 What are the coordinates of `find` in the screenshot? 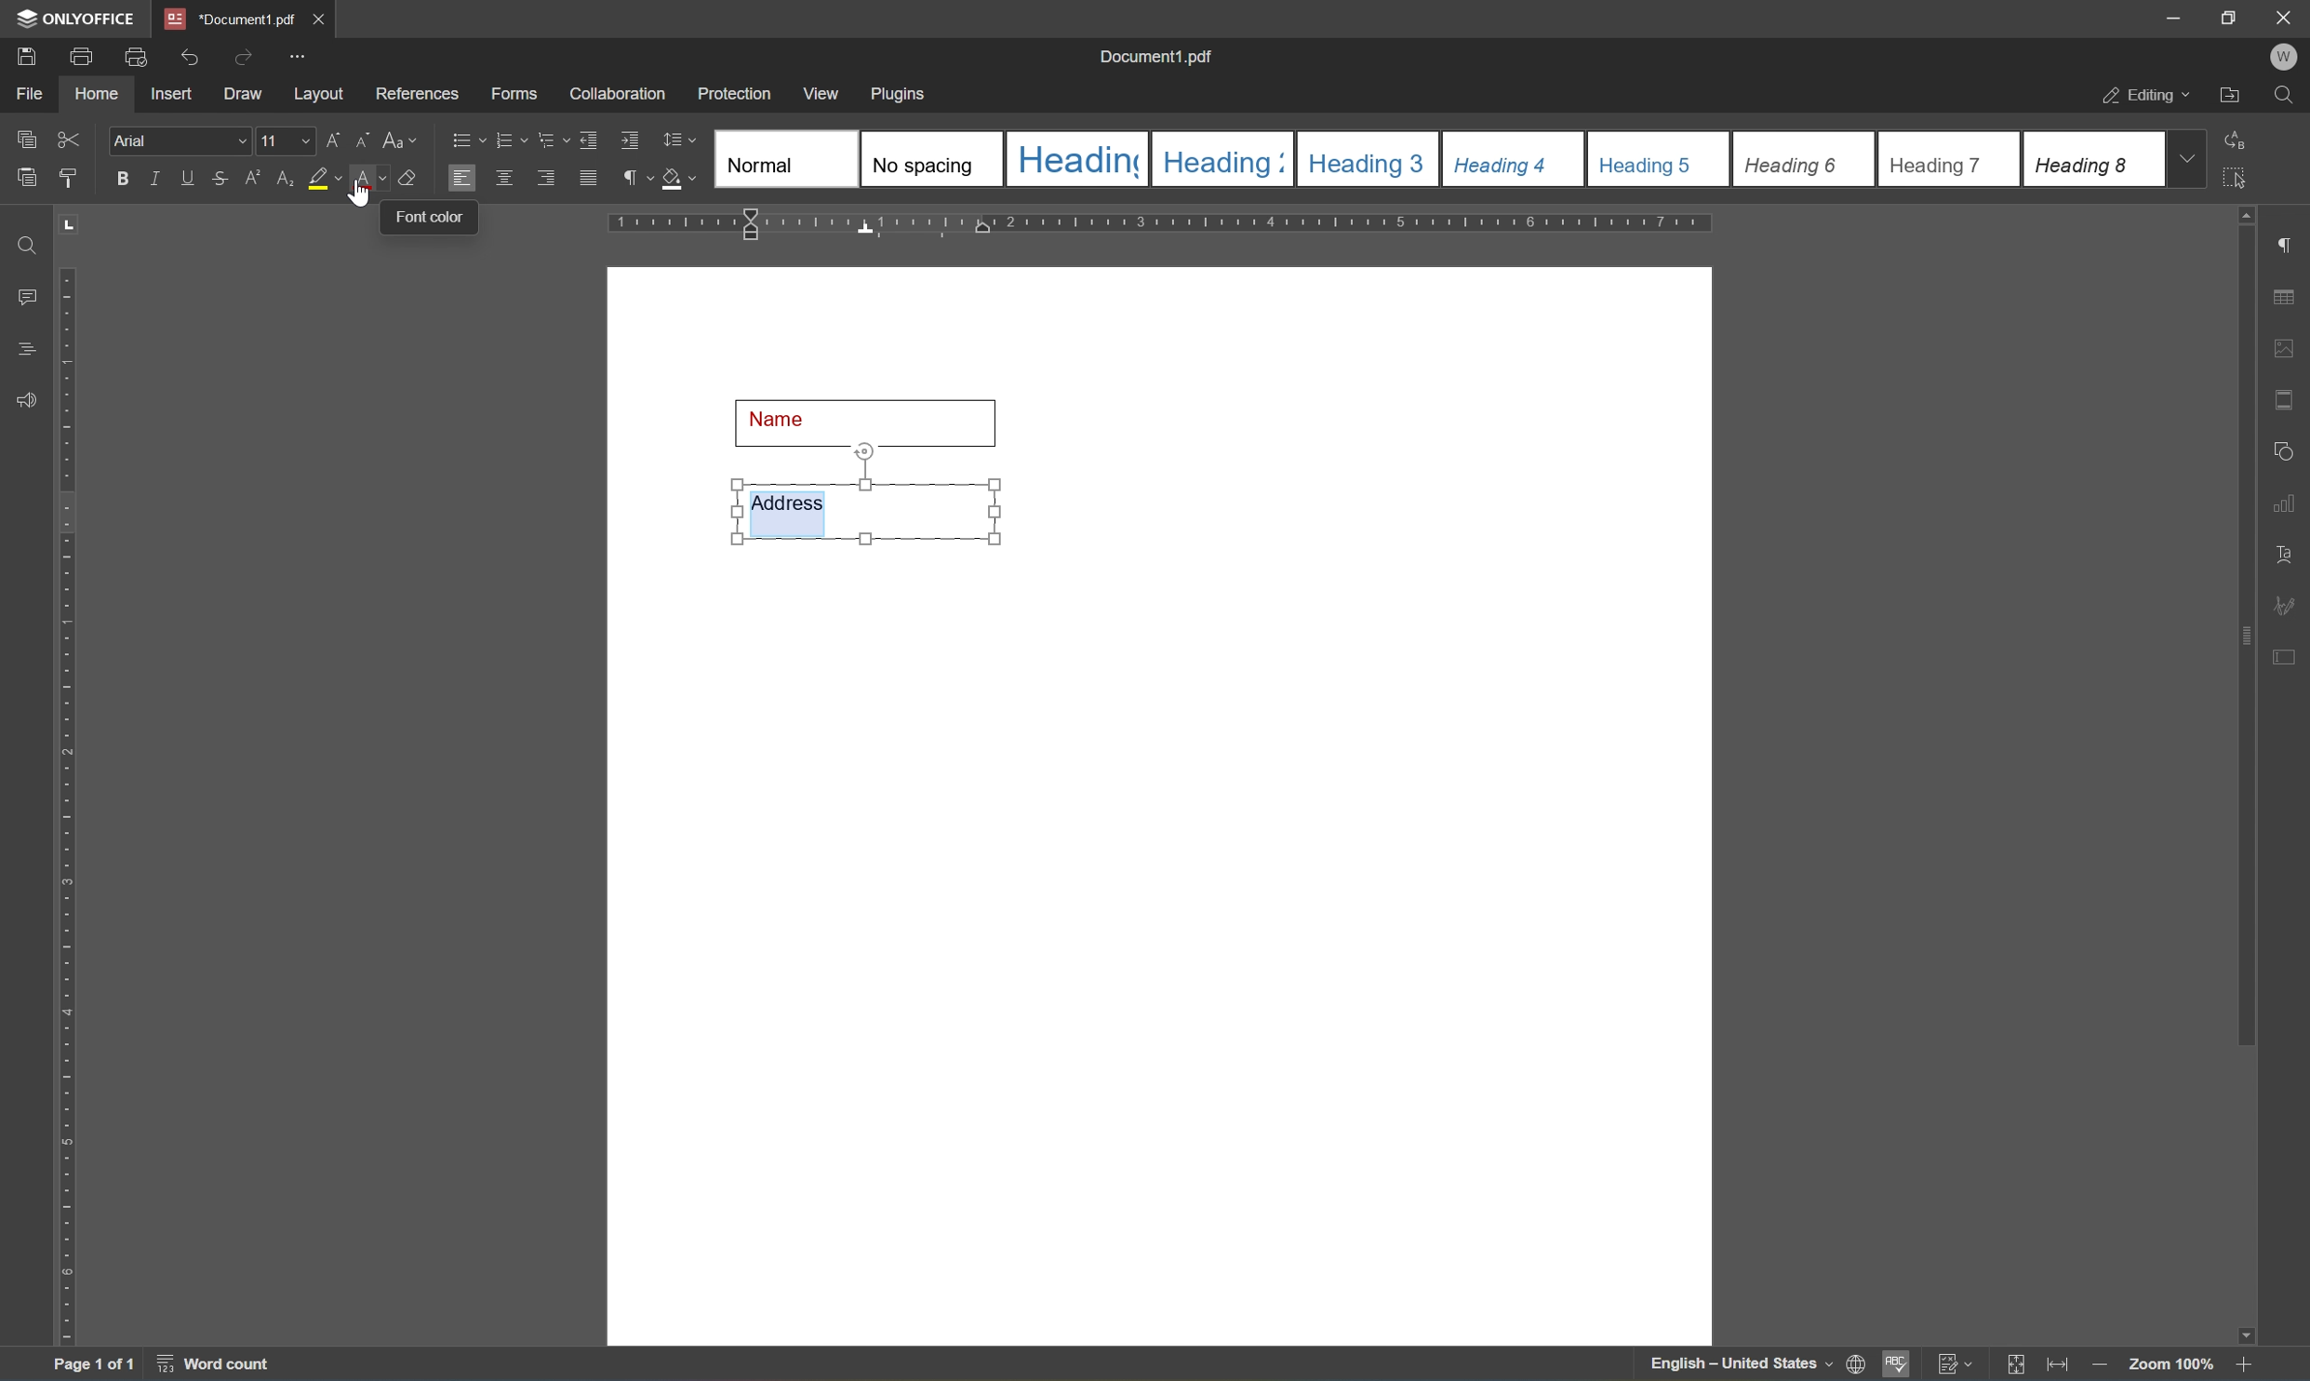 It's located at (2284, 96).